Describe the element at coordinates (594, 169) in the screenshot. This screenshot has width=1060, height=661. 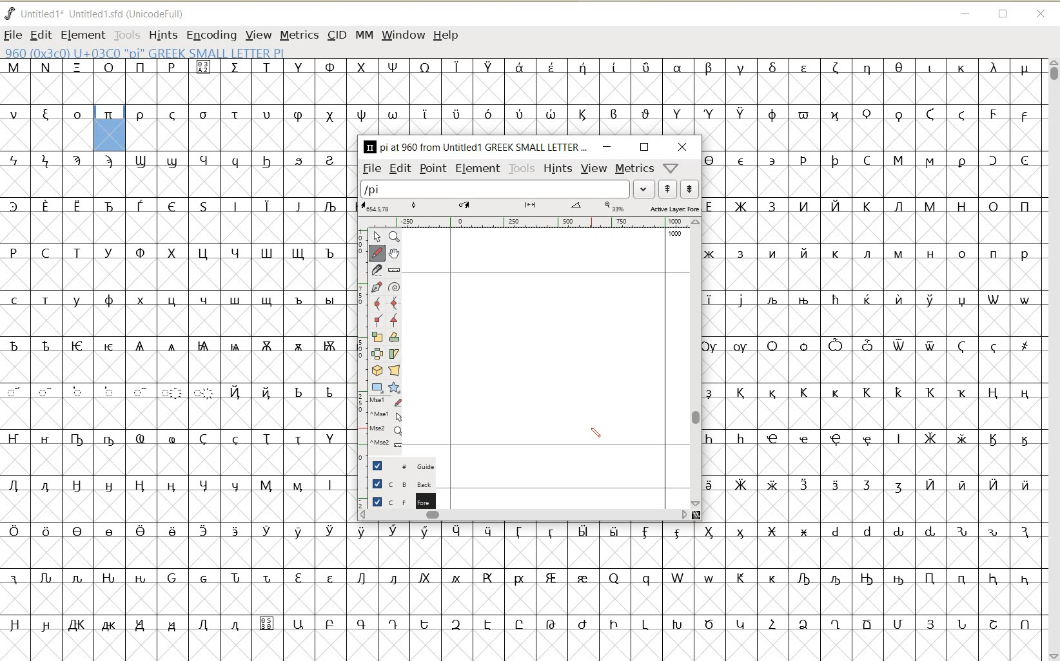
I see `VIEW` at that location.